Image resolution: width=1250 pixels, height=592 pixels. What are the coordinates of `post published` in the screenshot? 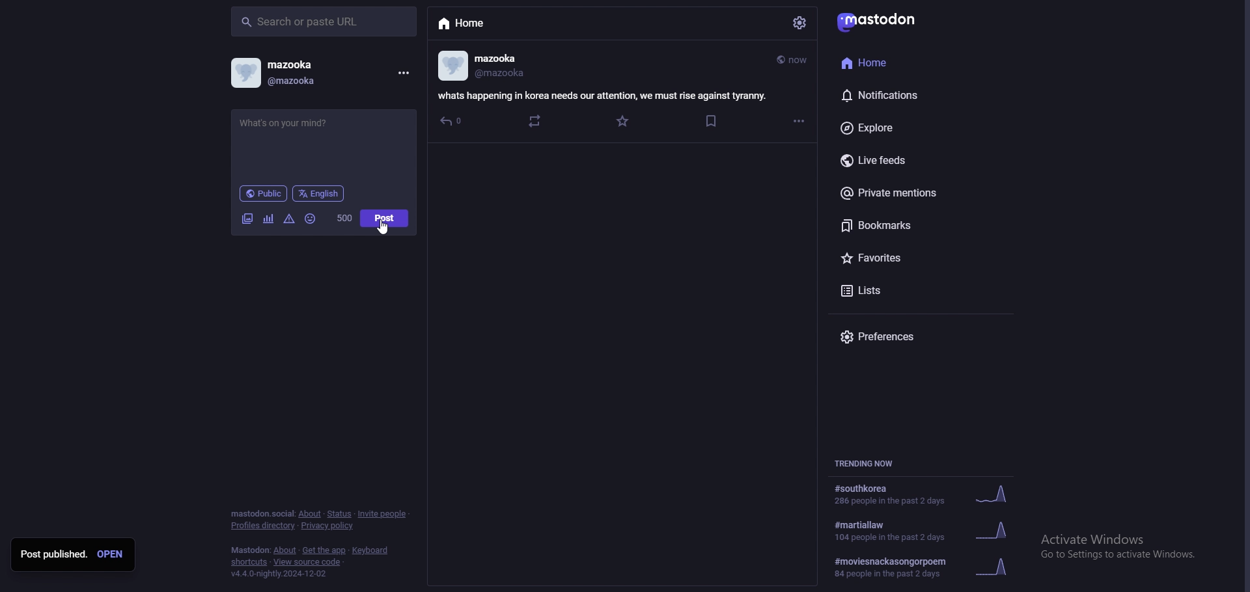 It's located at (53, 556).